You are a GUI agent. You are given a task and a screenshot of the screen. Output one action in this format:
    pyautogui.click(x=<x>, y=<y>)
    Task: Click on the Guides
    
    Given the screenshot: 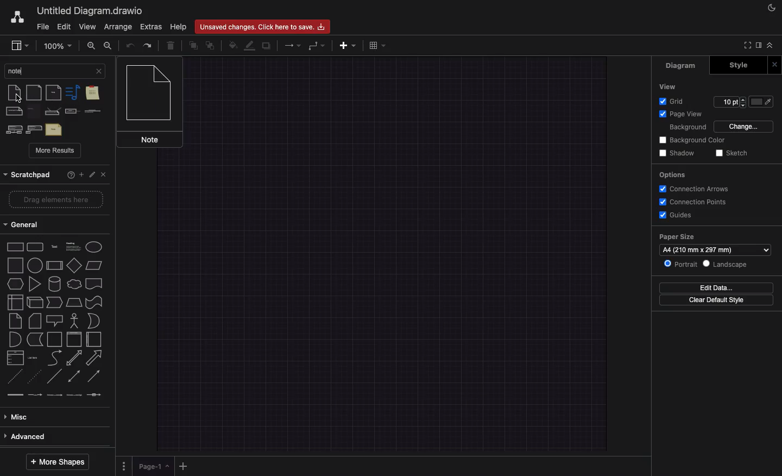 What is the action you would take?
    pyautogui.click(x=676, y=215)
    